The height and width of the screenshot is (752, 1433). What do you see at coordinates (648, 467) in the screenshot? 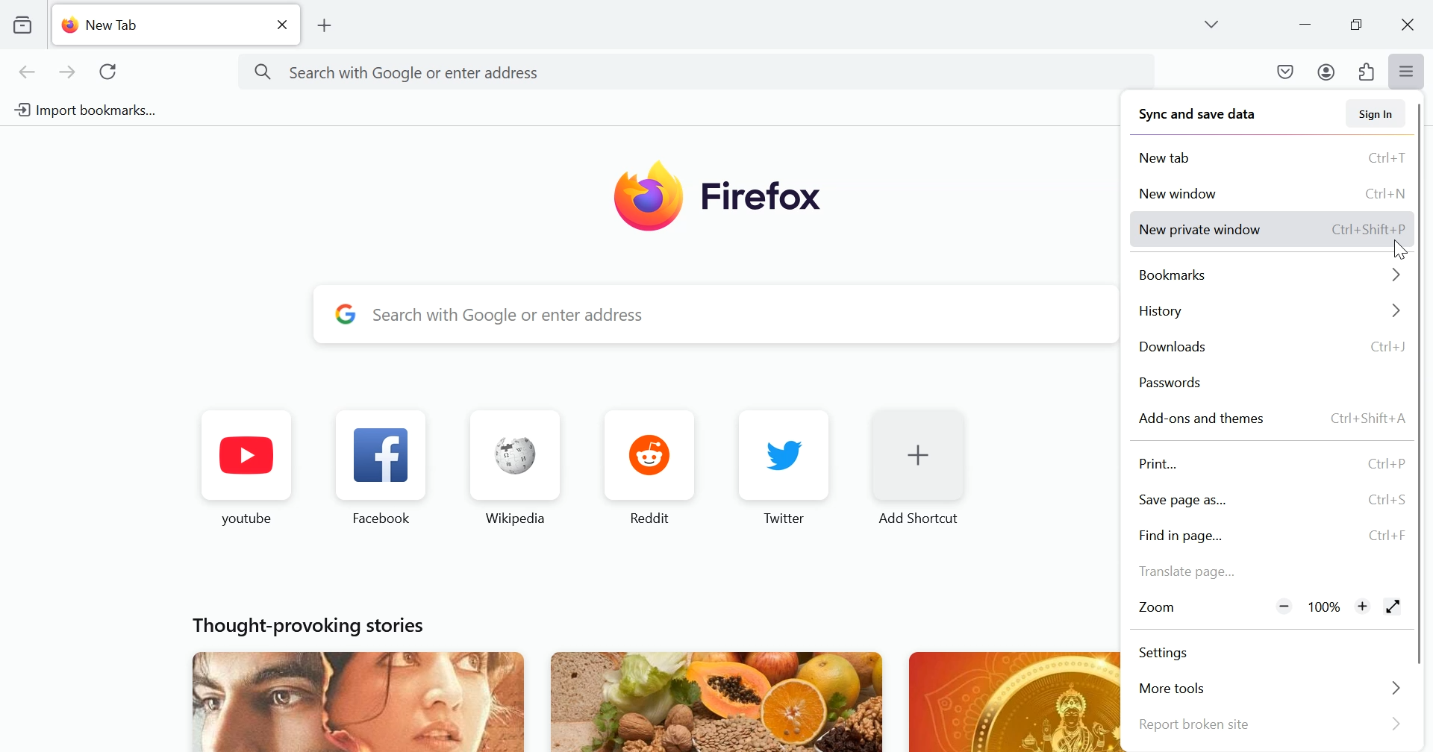
I see `Reddit` at bounding box center [648, 467].